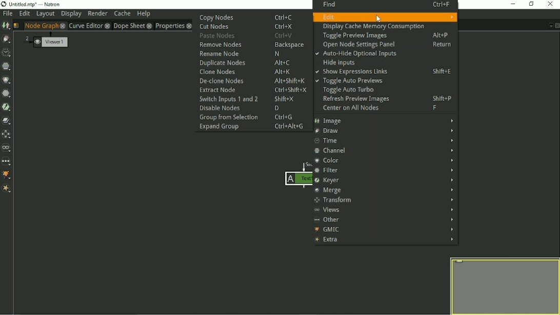 This screenshot has width=560, height=315. Describe the element at coordinates (7, 161) in the screenshot. I see `Other` at that location.